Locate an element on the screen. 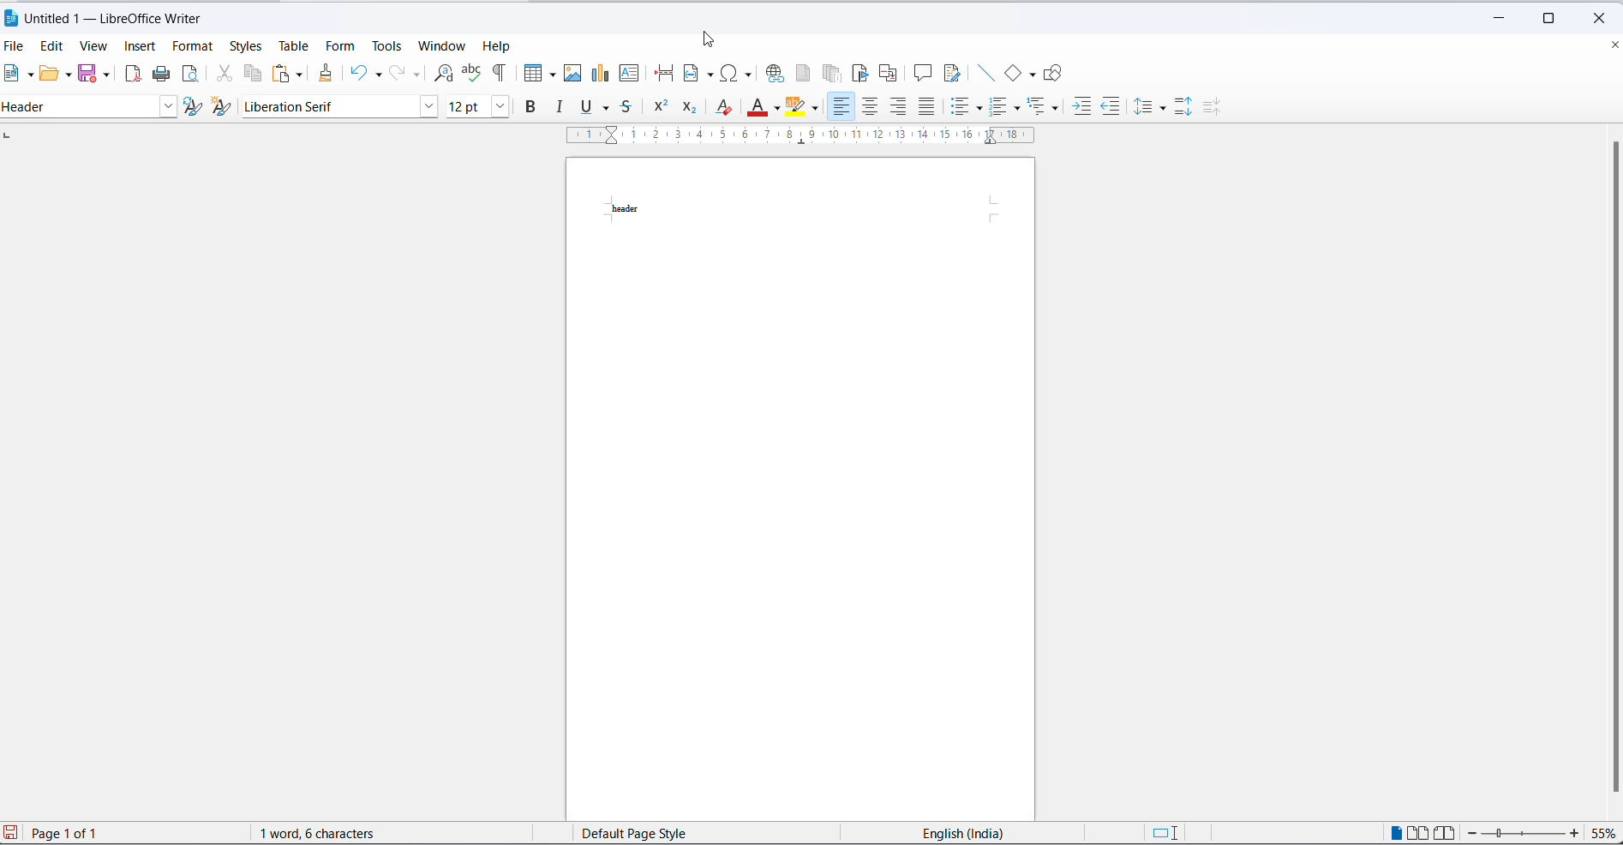  paste options is located at coordinates (297, 73).